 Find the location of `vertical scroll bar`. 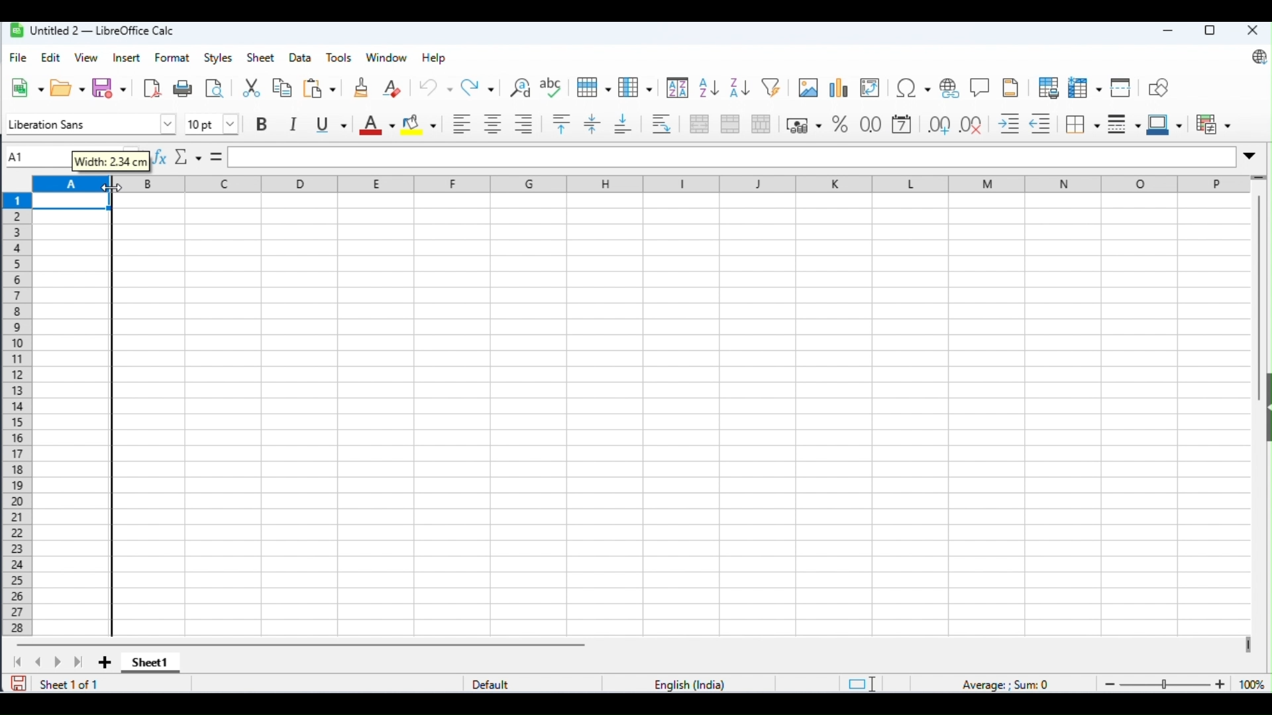

vertical scroll bar is located at coordinates (1261, 303).